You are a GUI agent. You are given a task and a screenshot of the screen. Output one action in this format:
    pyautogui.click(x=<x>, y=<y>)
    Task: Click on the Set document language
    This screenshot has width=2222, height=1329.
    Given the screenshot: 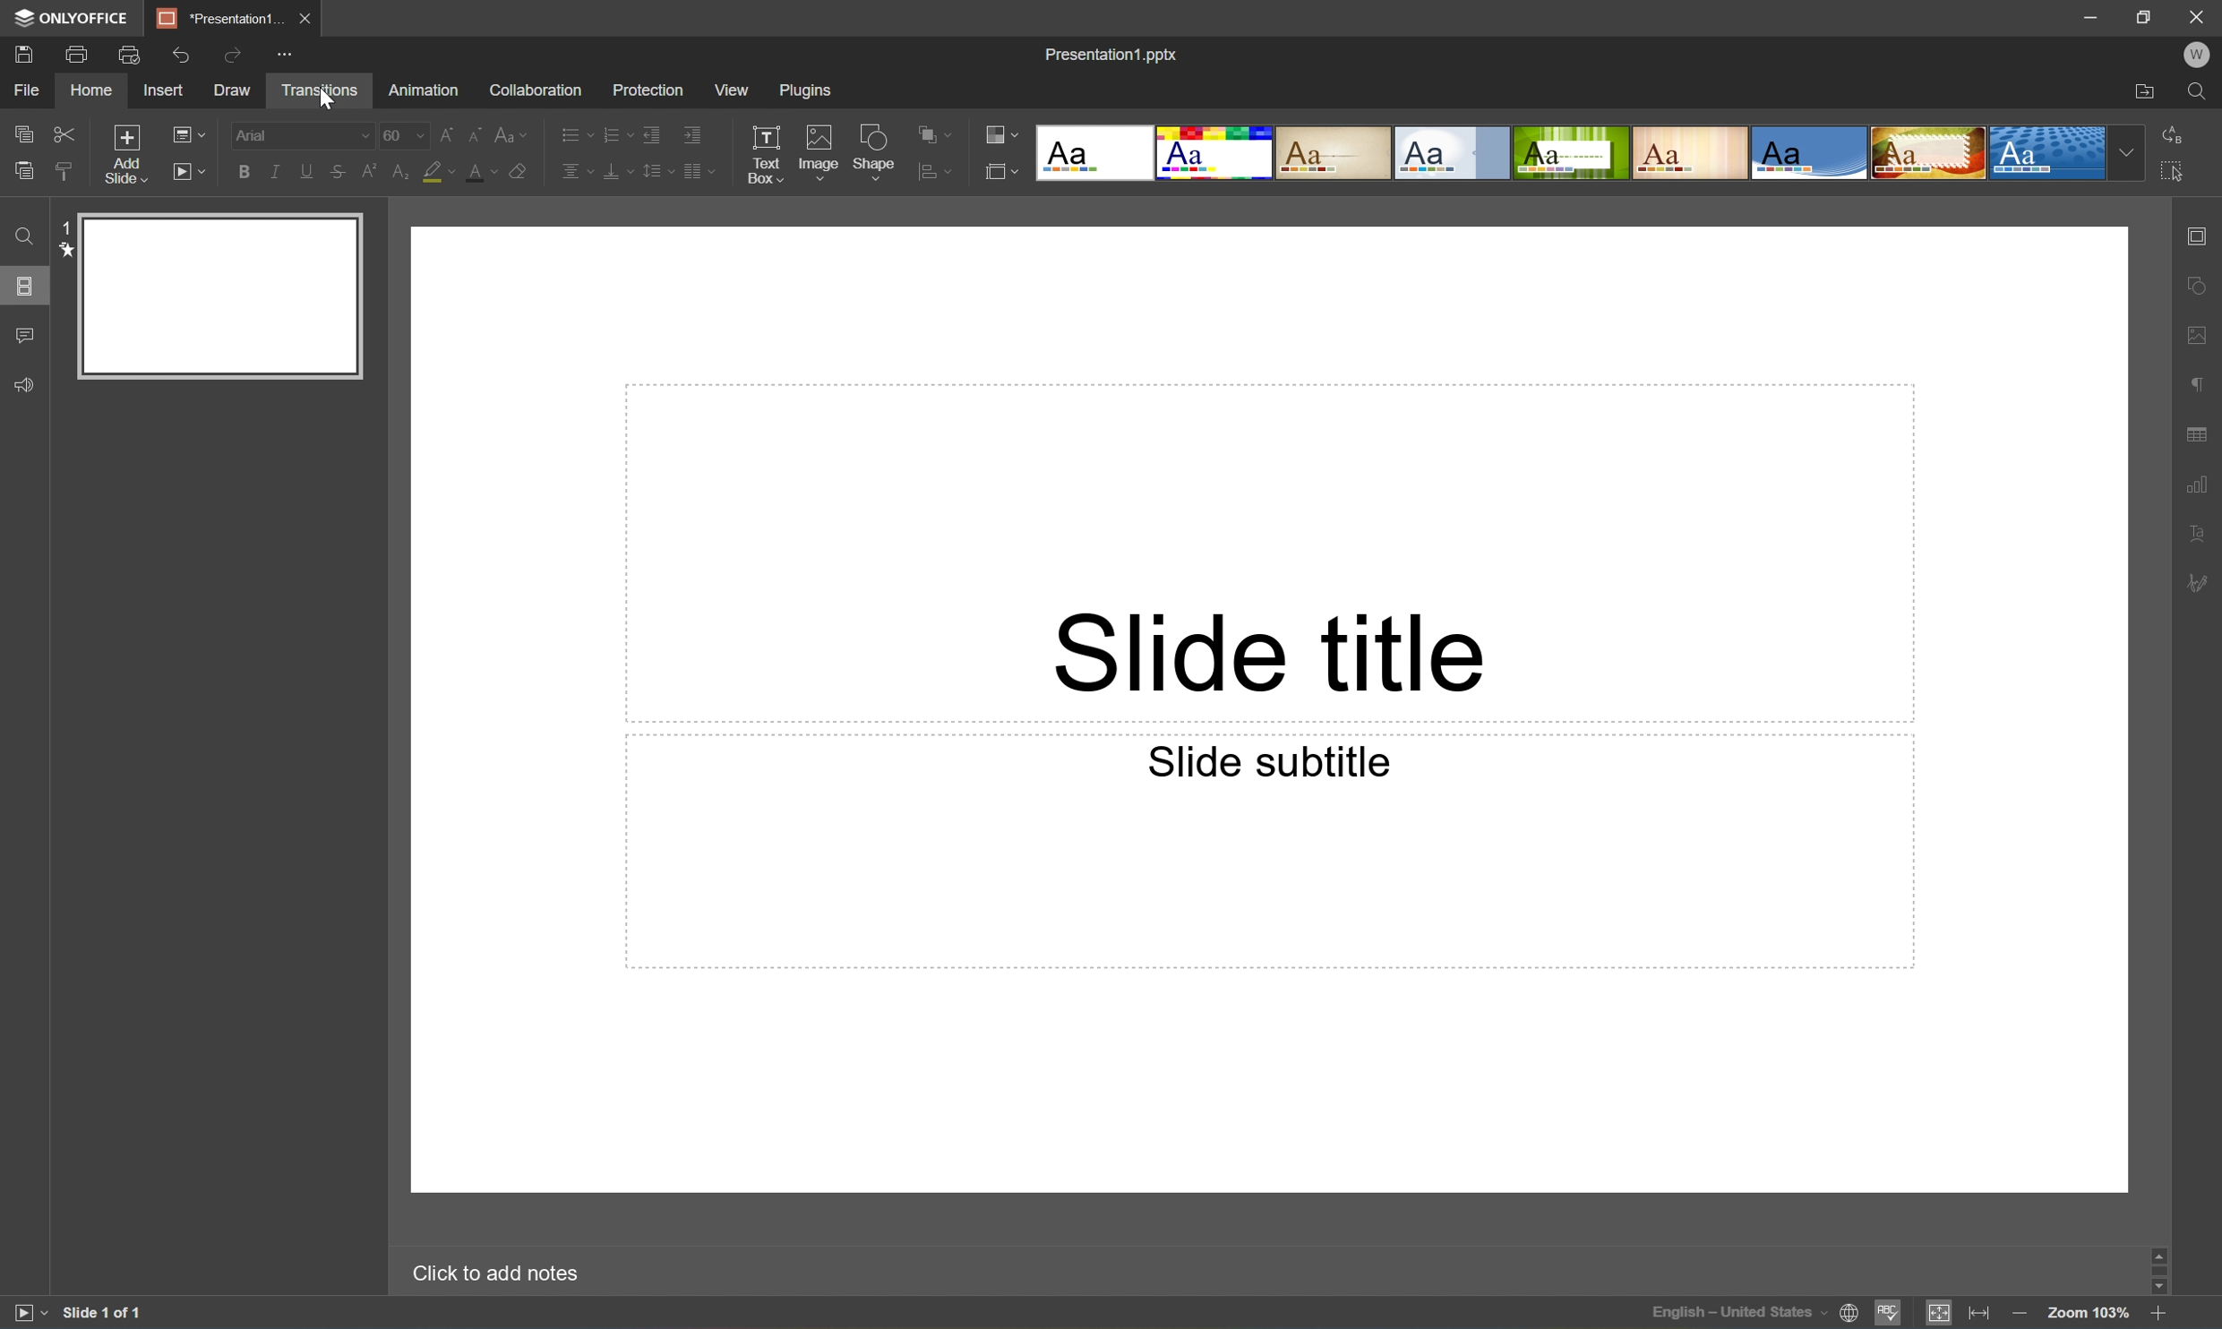 What is the action you would take?
    pyautogui.click(x=1854, y=1316)
    